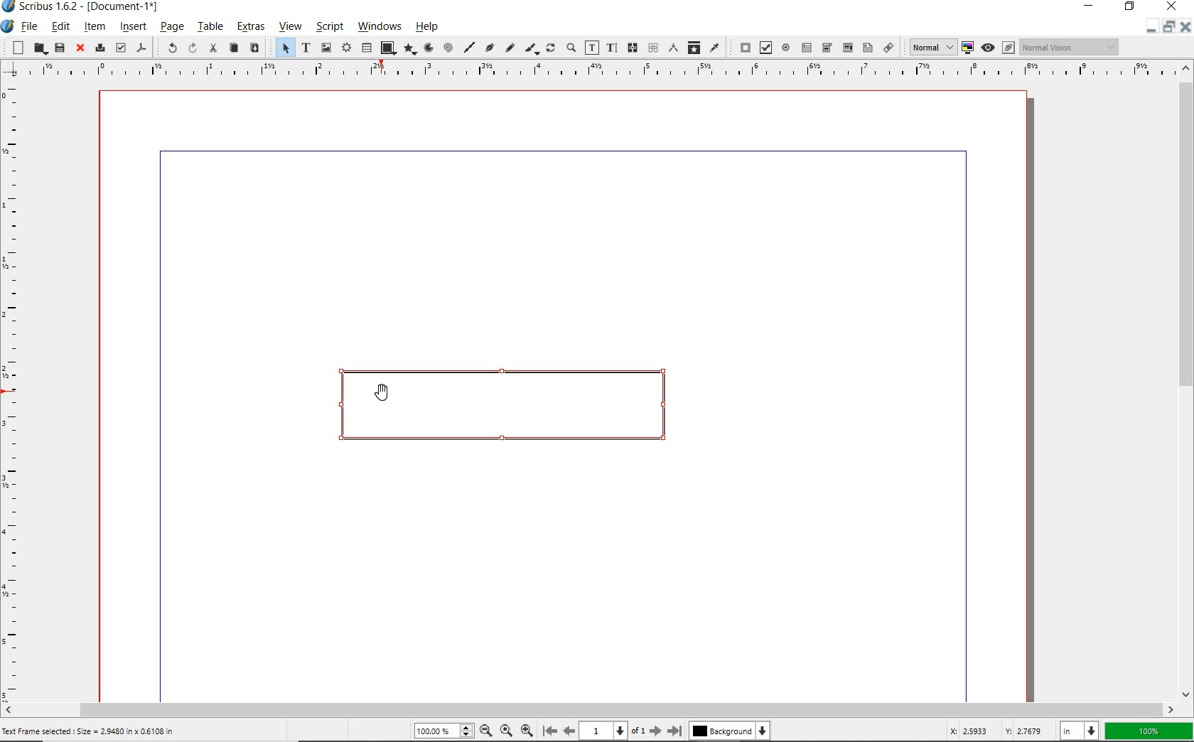 The width and height of the screenshot is (1194, 742). What do you see at coordinates (672, 731) in the screenshot?
I see `Last page` at bounding box center [672, 731].